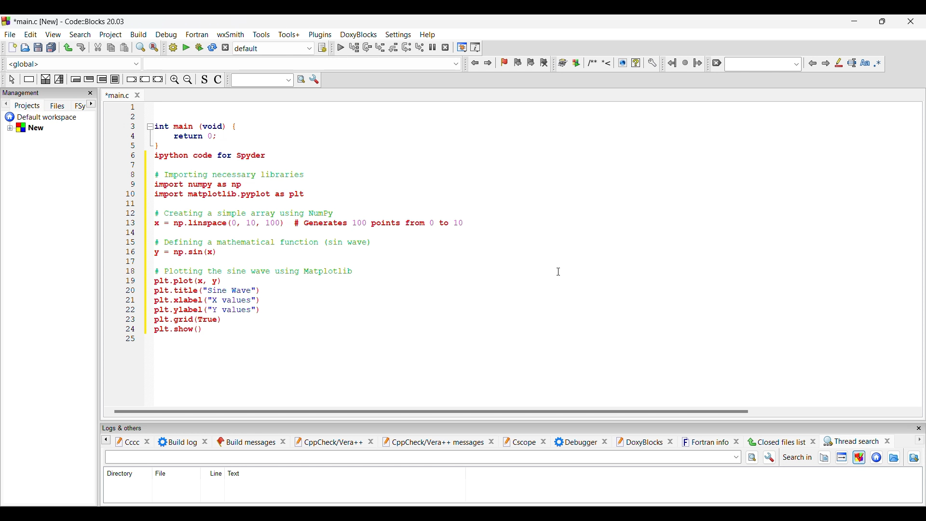  Describe the element at coordinates (197, 34) in the screenshot. I see `Fortran menu` at that location.